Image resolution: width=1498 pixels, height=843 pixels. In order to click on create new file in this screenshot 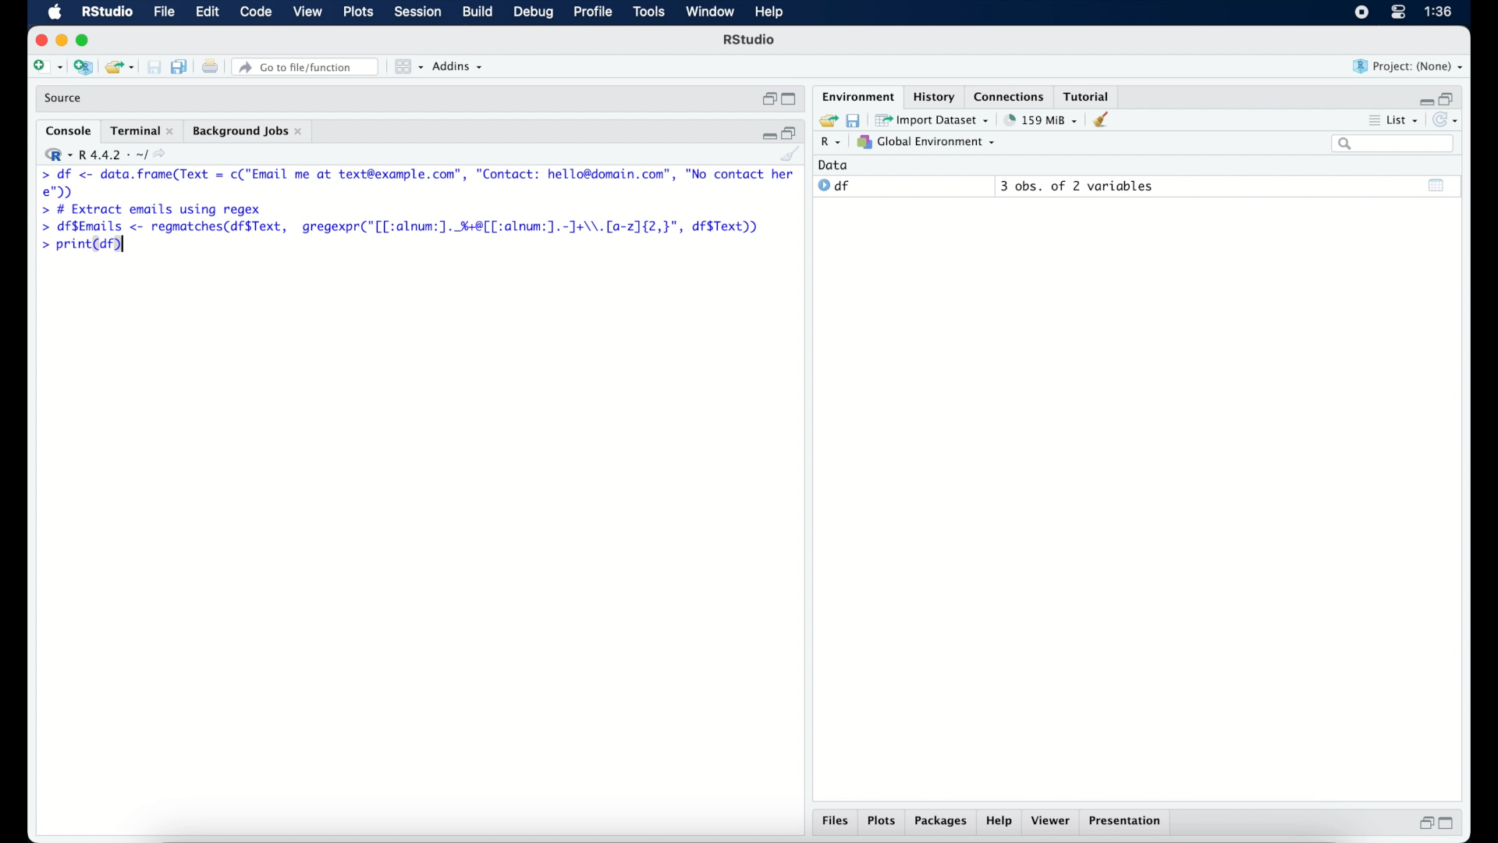, I will do `click(47, 67)`.